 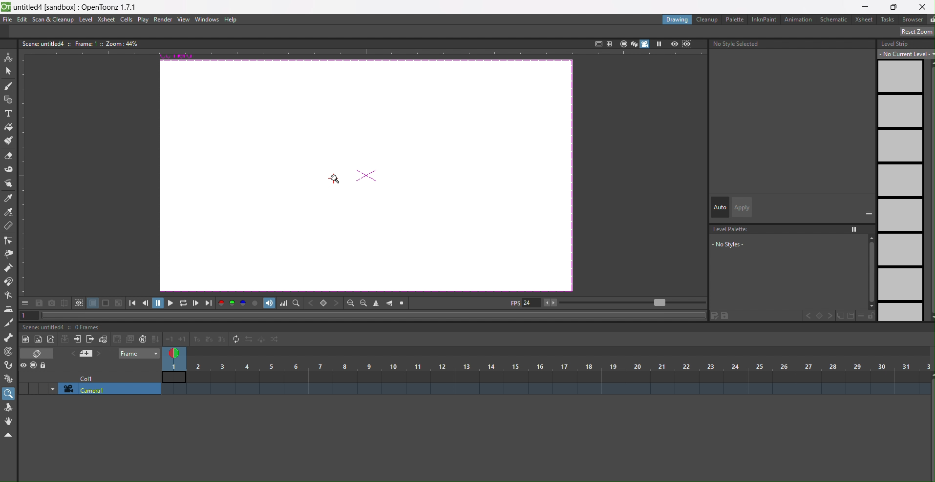 What do you see at coordinates (175, 353) in the screenshot?
I see `frame selector` at bounding box center [175, 353].